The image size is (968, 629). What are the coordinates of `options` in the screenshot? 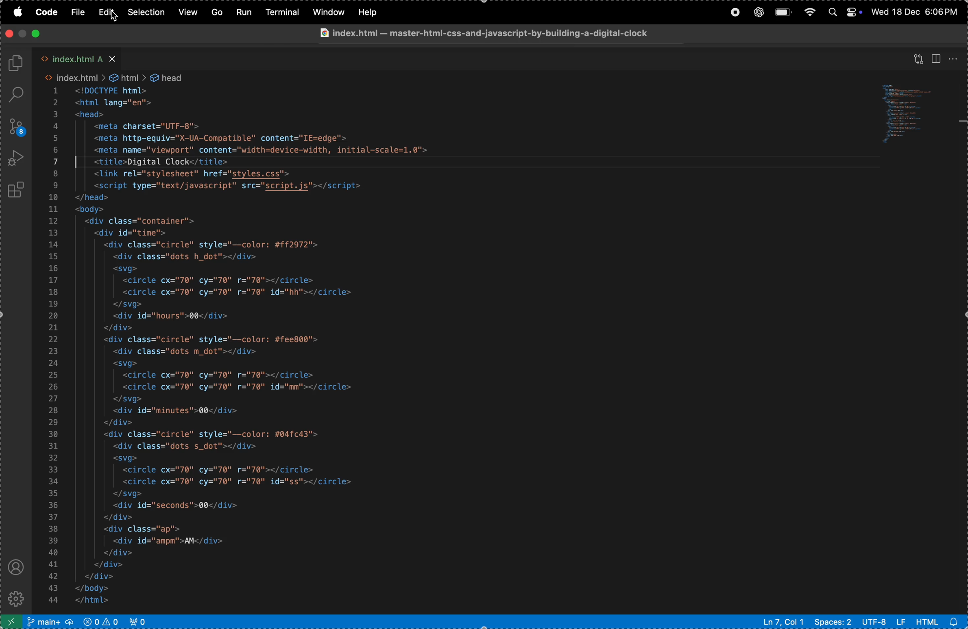 It's located at (954, 59).